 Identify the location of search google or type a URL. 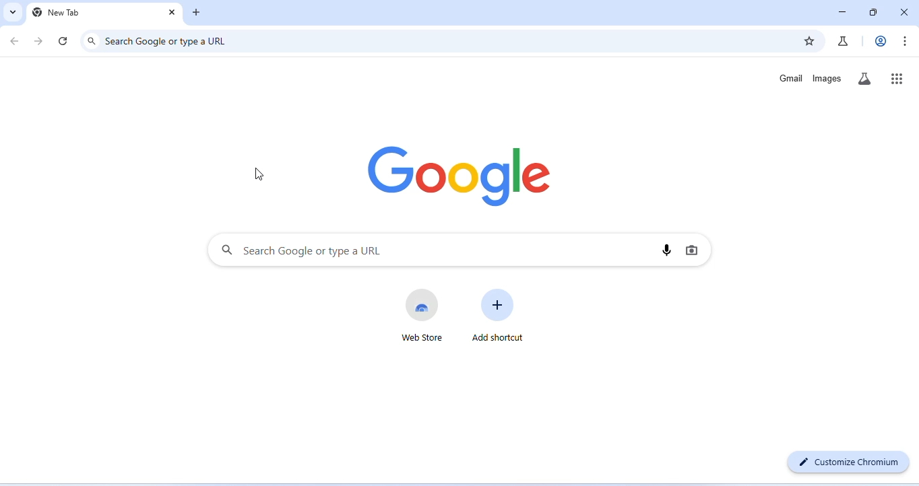
(169, 40).